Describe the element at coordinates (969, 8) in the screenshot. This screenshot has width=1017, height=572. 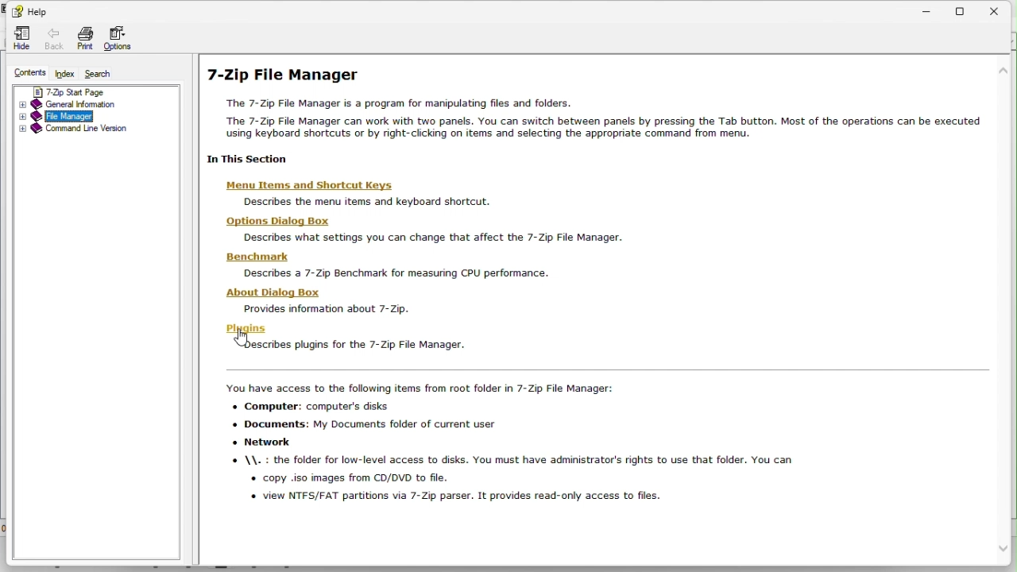
I see `Restore` at that location.